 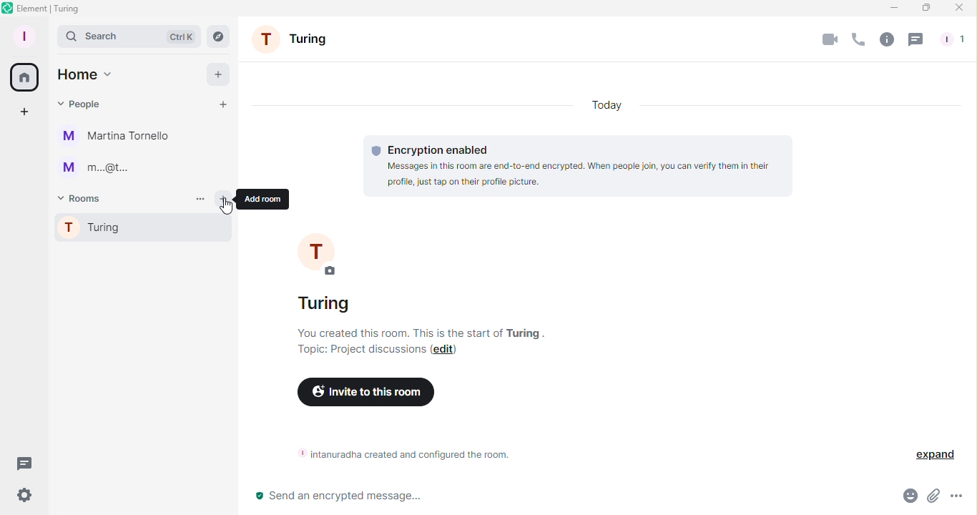 I want to click on Today, so click(x=609, y=102).